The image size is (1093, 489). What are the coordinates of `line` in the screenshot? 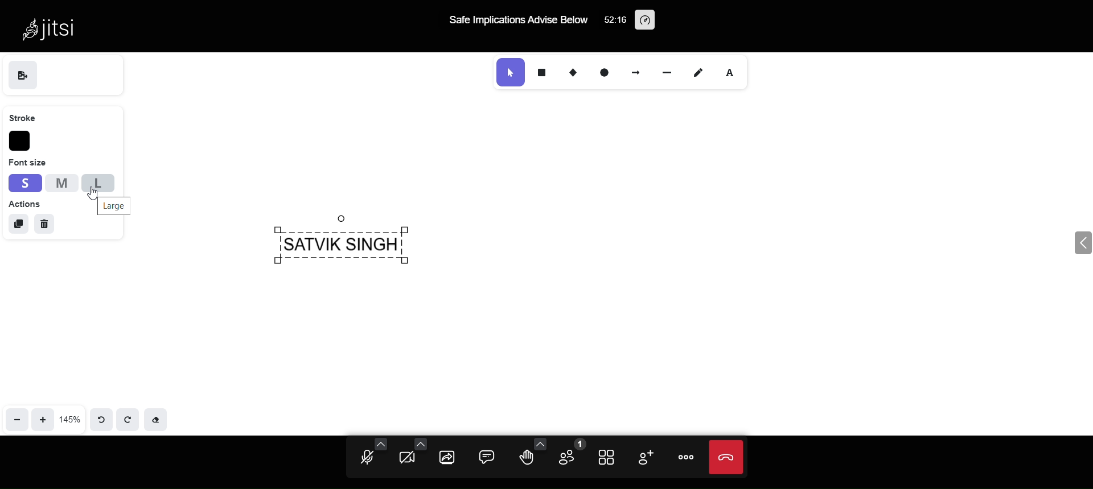 It's located at (663, 71).